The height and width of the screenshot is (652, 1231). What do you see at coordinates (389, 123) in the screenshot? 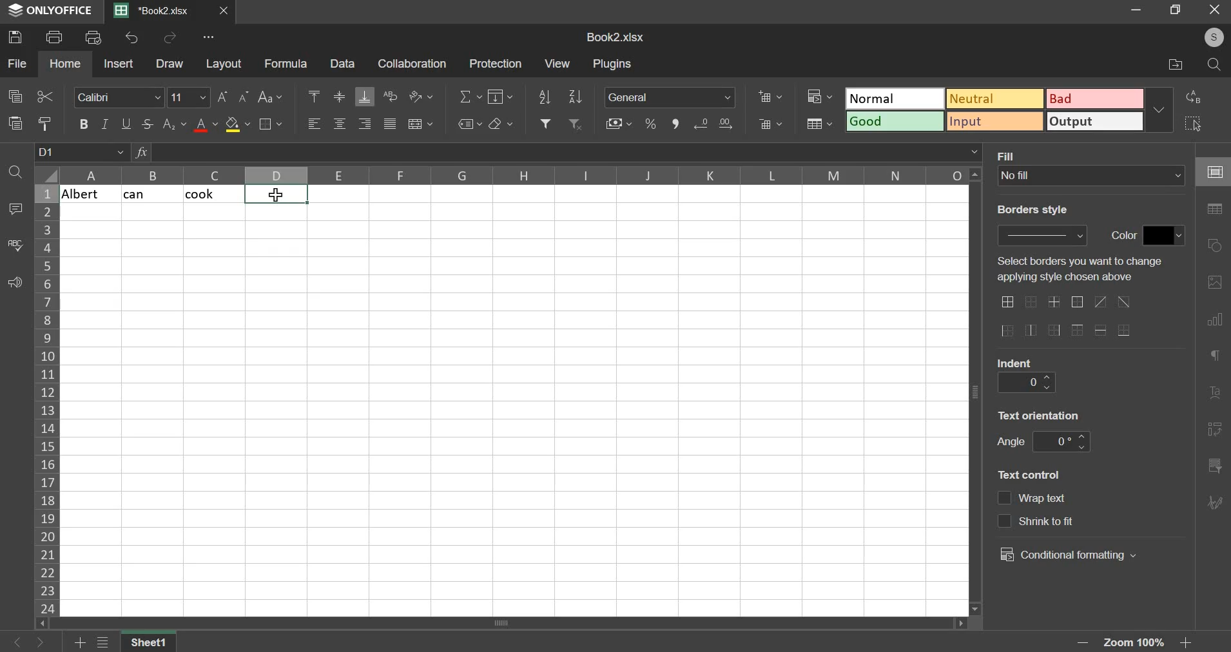
I see `justified` at bounding box center [389, 123].